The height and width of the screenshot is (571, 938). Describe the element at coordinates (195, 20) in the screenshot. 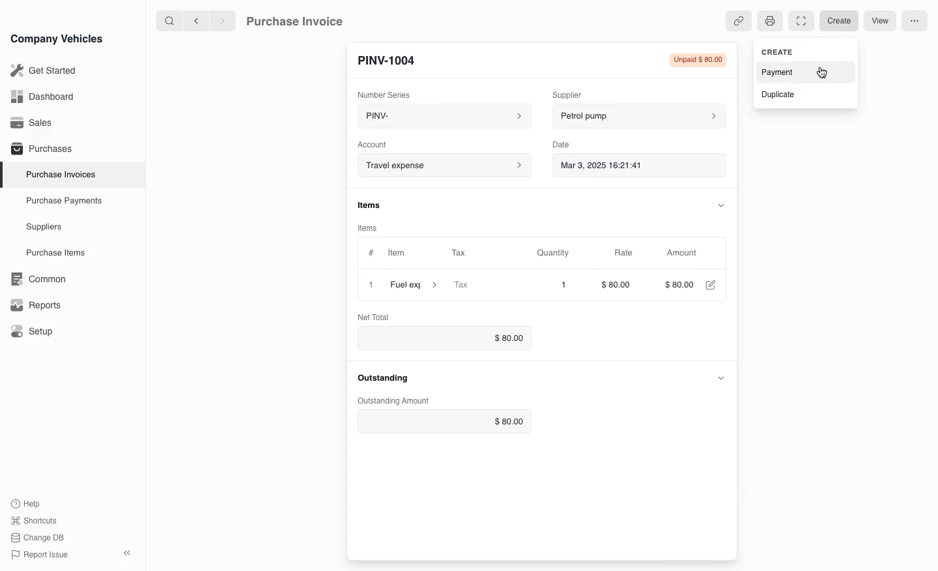

I see `previous` at that location.